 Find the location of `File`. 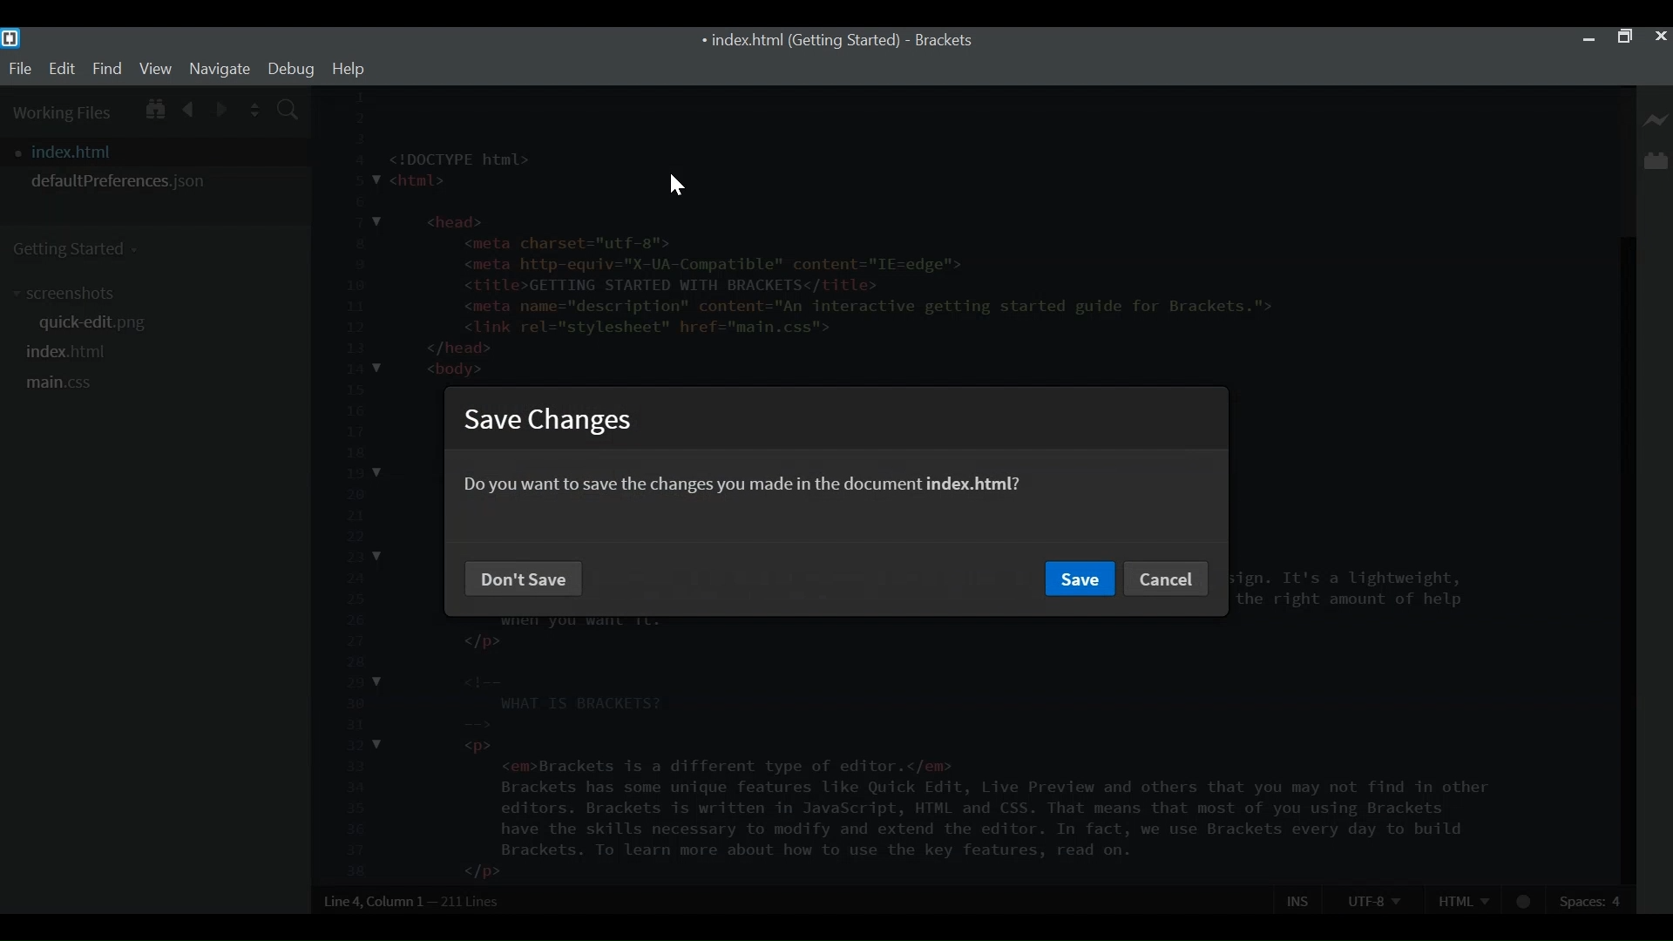

File is located at coordinates (19, 69).